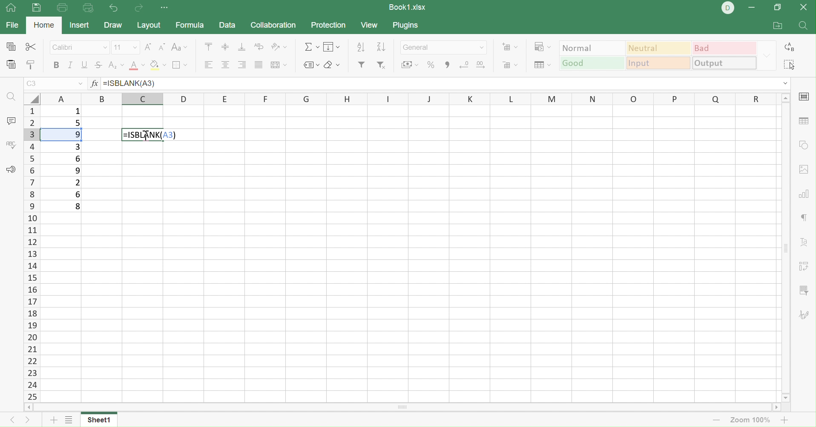 The image size is (816, 427). What do you see at coordinates (11, 145) in the screenshot?
I see `Spell checking` at bounding box center [11, 145].